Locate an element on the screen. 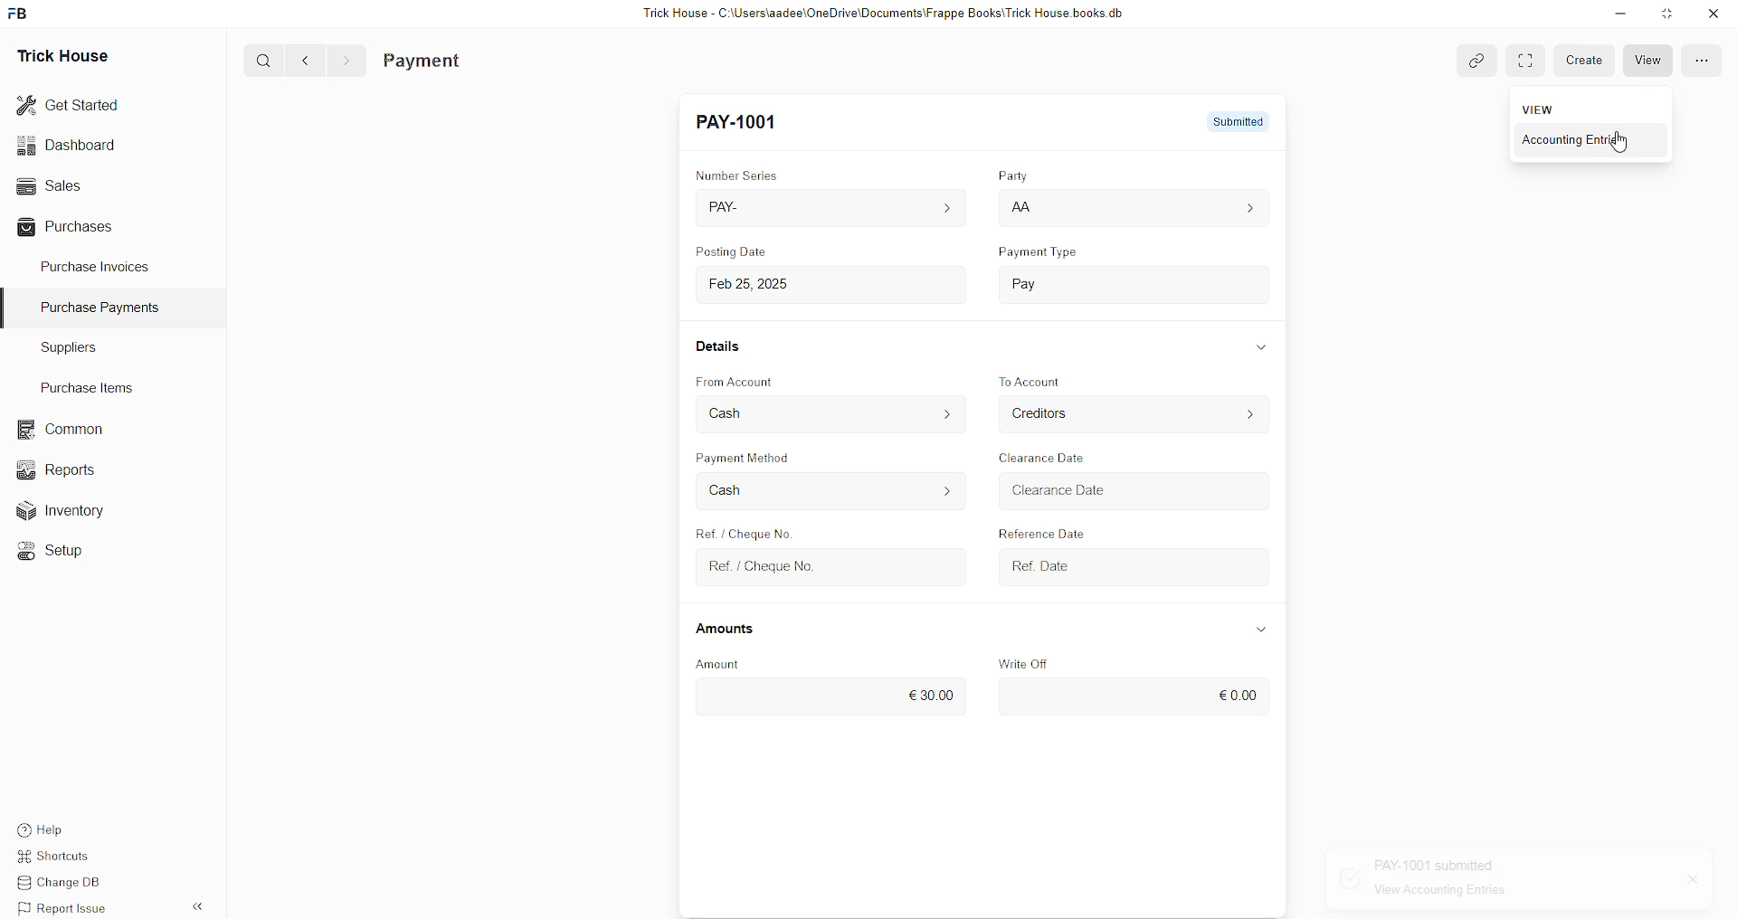 This screenshot has width=1737, height=919. to account is located at coordinates (1049, 381).